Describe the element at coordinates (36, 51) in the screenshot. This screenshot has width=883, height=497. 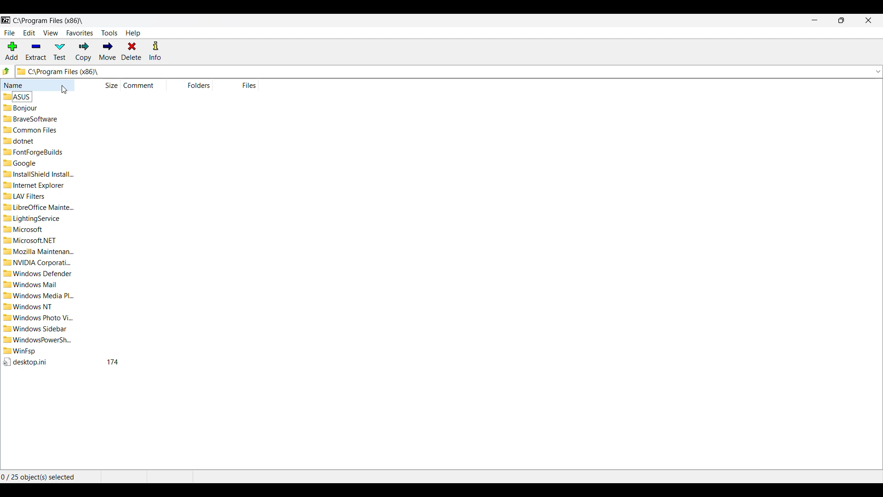
I see `Extract` at that location.